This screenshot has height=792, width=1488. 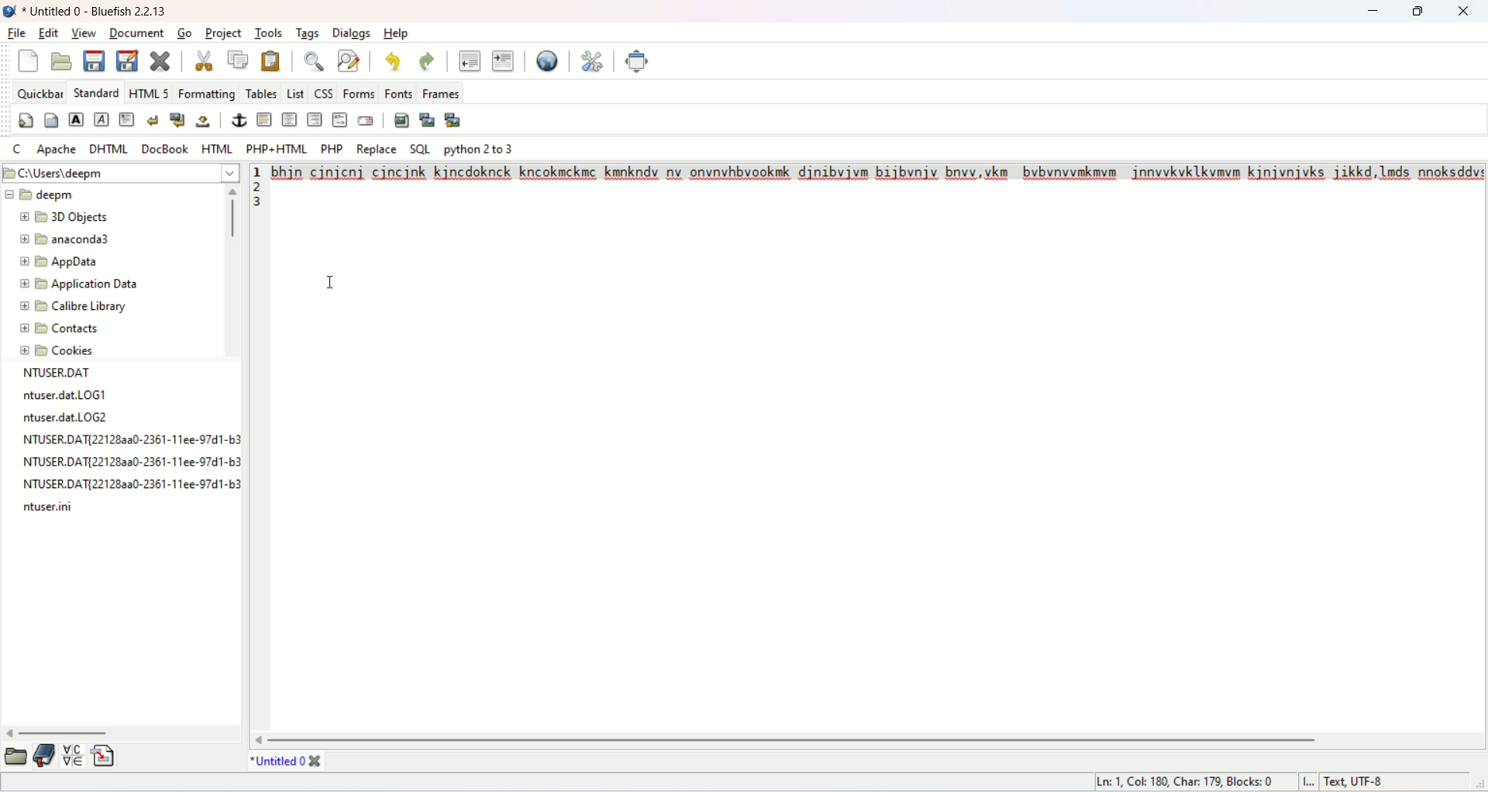 I want to click on logo, so click(x=9, y=12).